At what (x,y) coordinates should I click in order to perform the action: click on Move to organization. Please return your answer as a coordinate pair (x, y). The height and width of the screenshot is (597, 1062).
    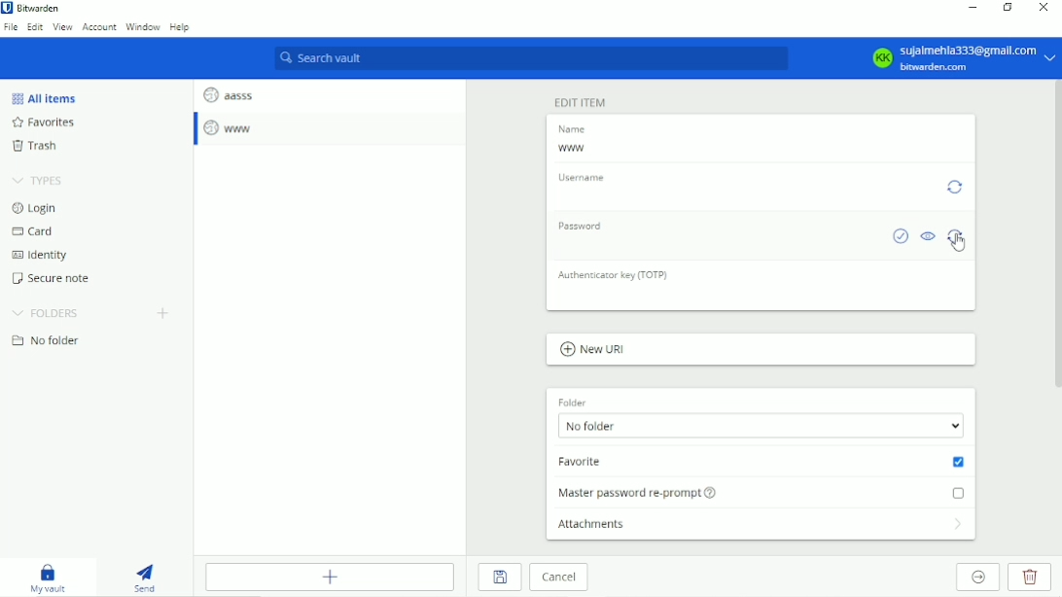
    Looking at the image, I should click on (980, 578).